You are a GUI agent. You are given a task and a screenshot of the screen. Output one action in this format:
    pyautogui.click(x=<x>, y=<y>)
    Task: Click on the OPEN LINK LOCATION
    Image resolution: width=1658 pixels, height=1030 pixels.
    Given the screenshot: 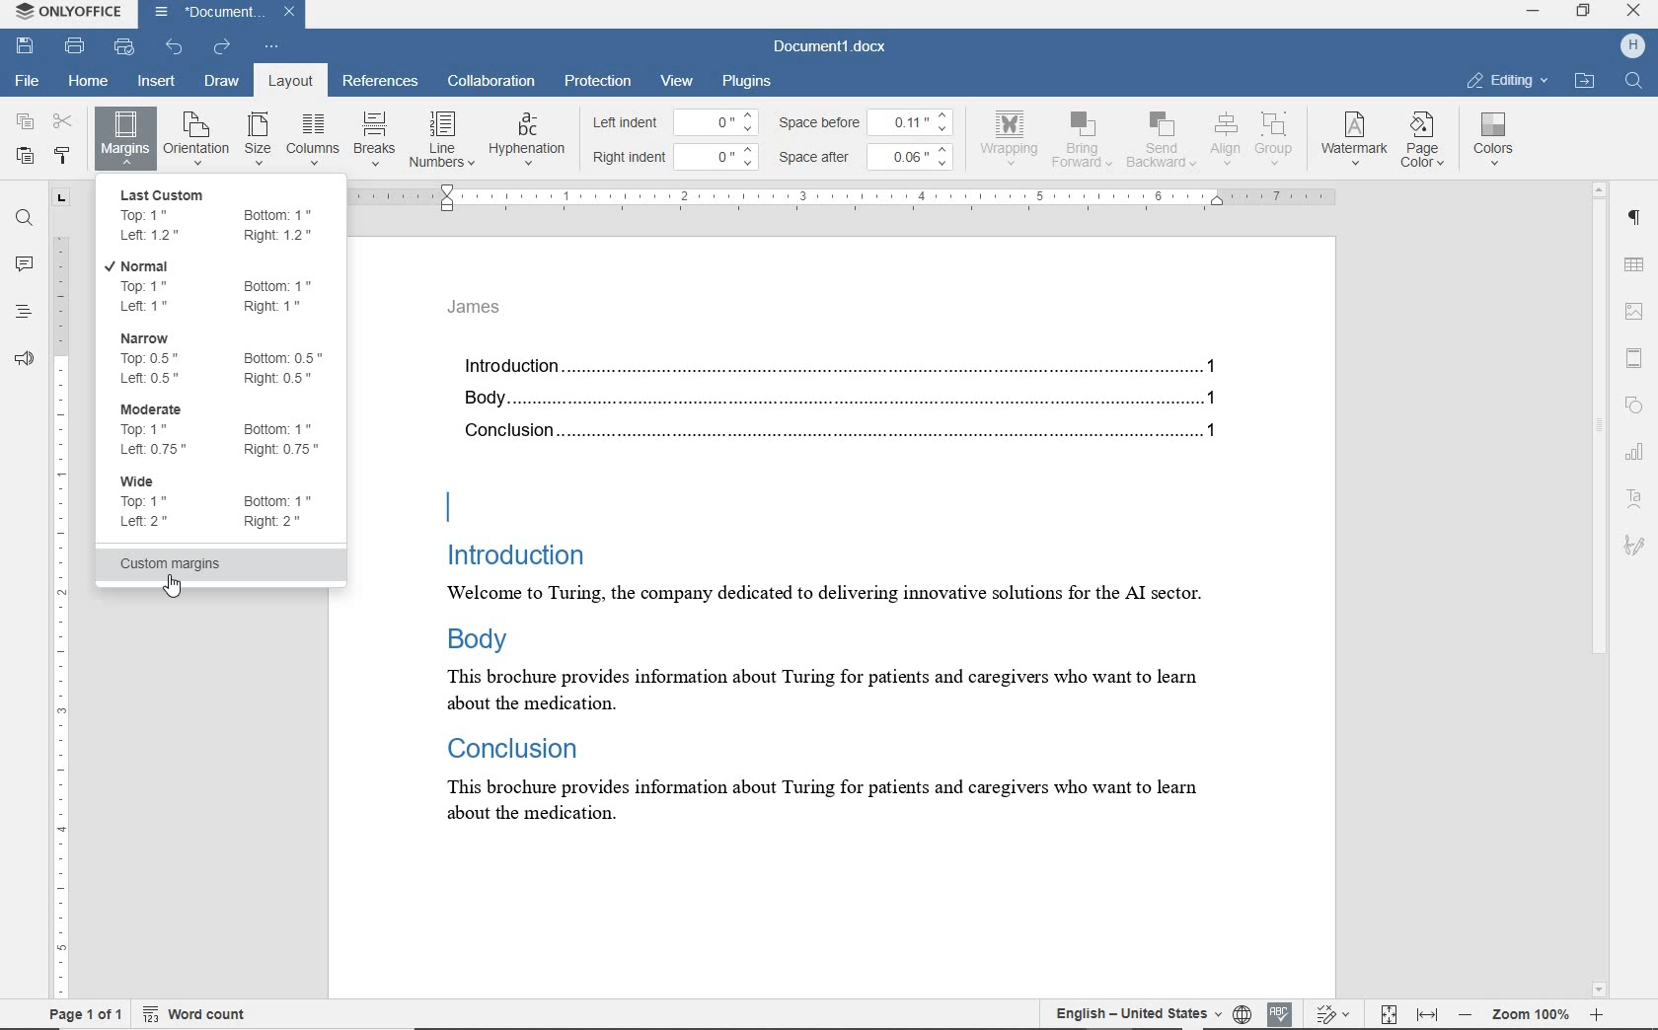 What is the action you would take?
    pyautogui.click(x=1588, y=80)
    